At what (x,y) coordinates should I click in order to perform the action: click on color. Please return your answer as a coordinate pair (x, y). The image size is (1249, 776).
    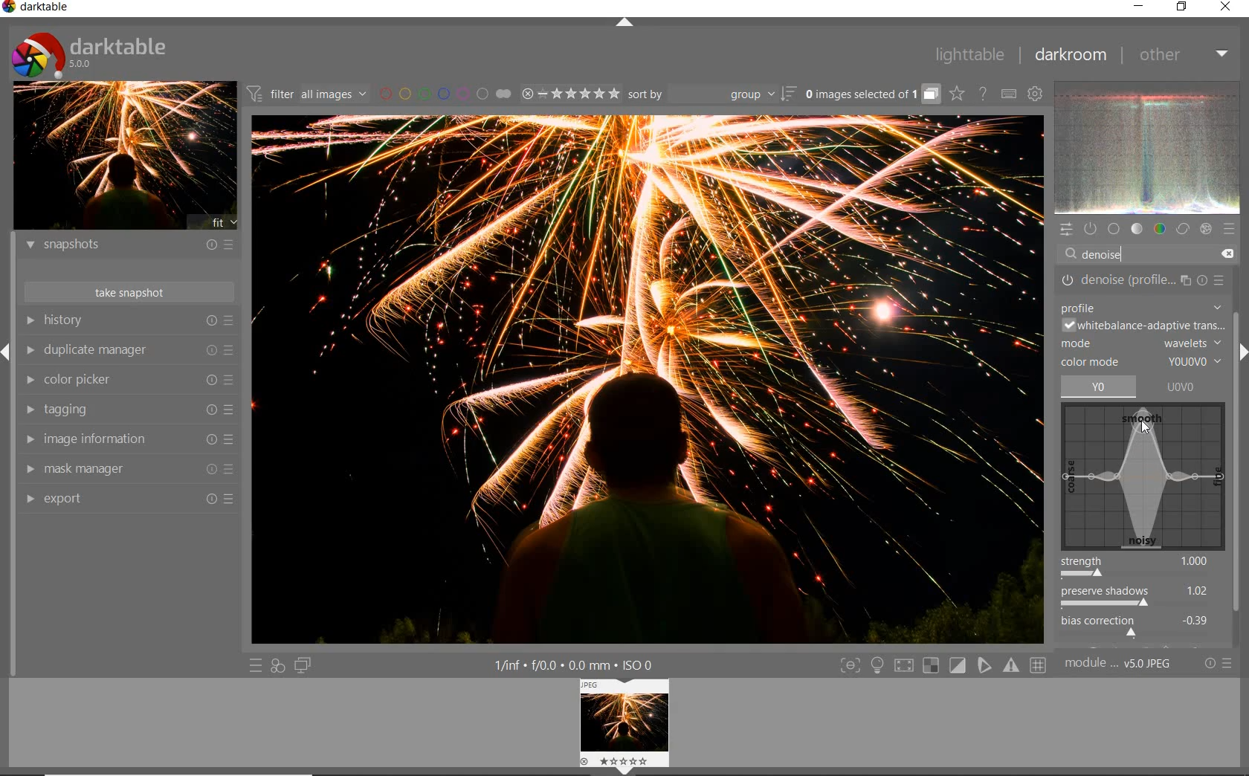
    Looking at the image, I should click on (1161, 229).